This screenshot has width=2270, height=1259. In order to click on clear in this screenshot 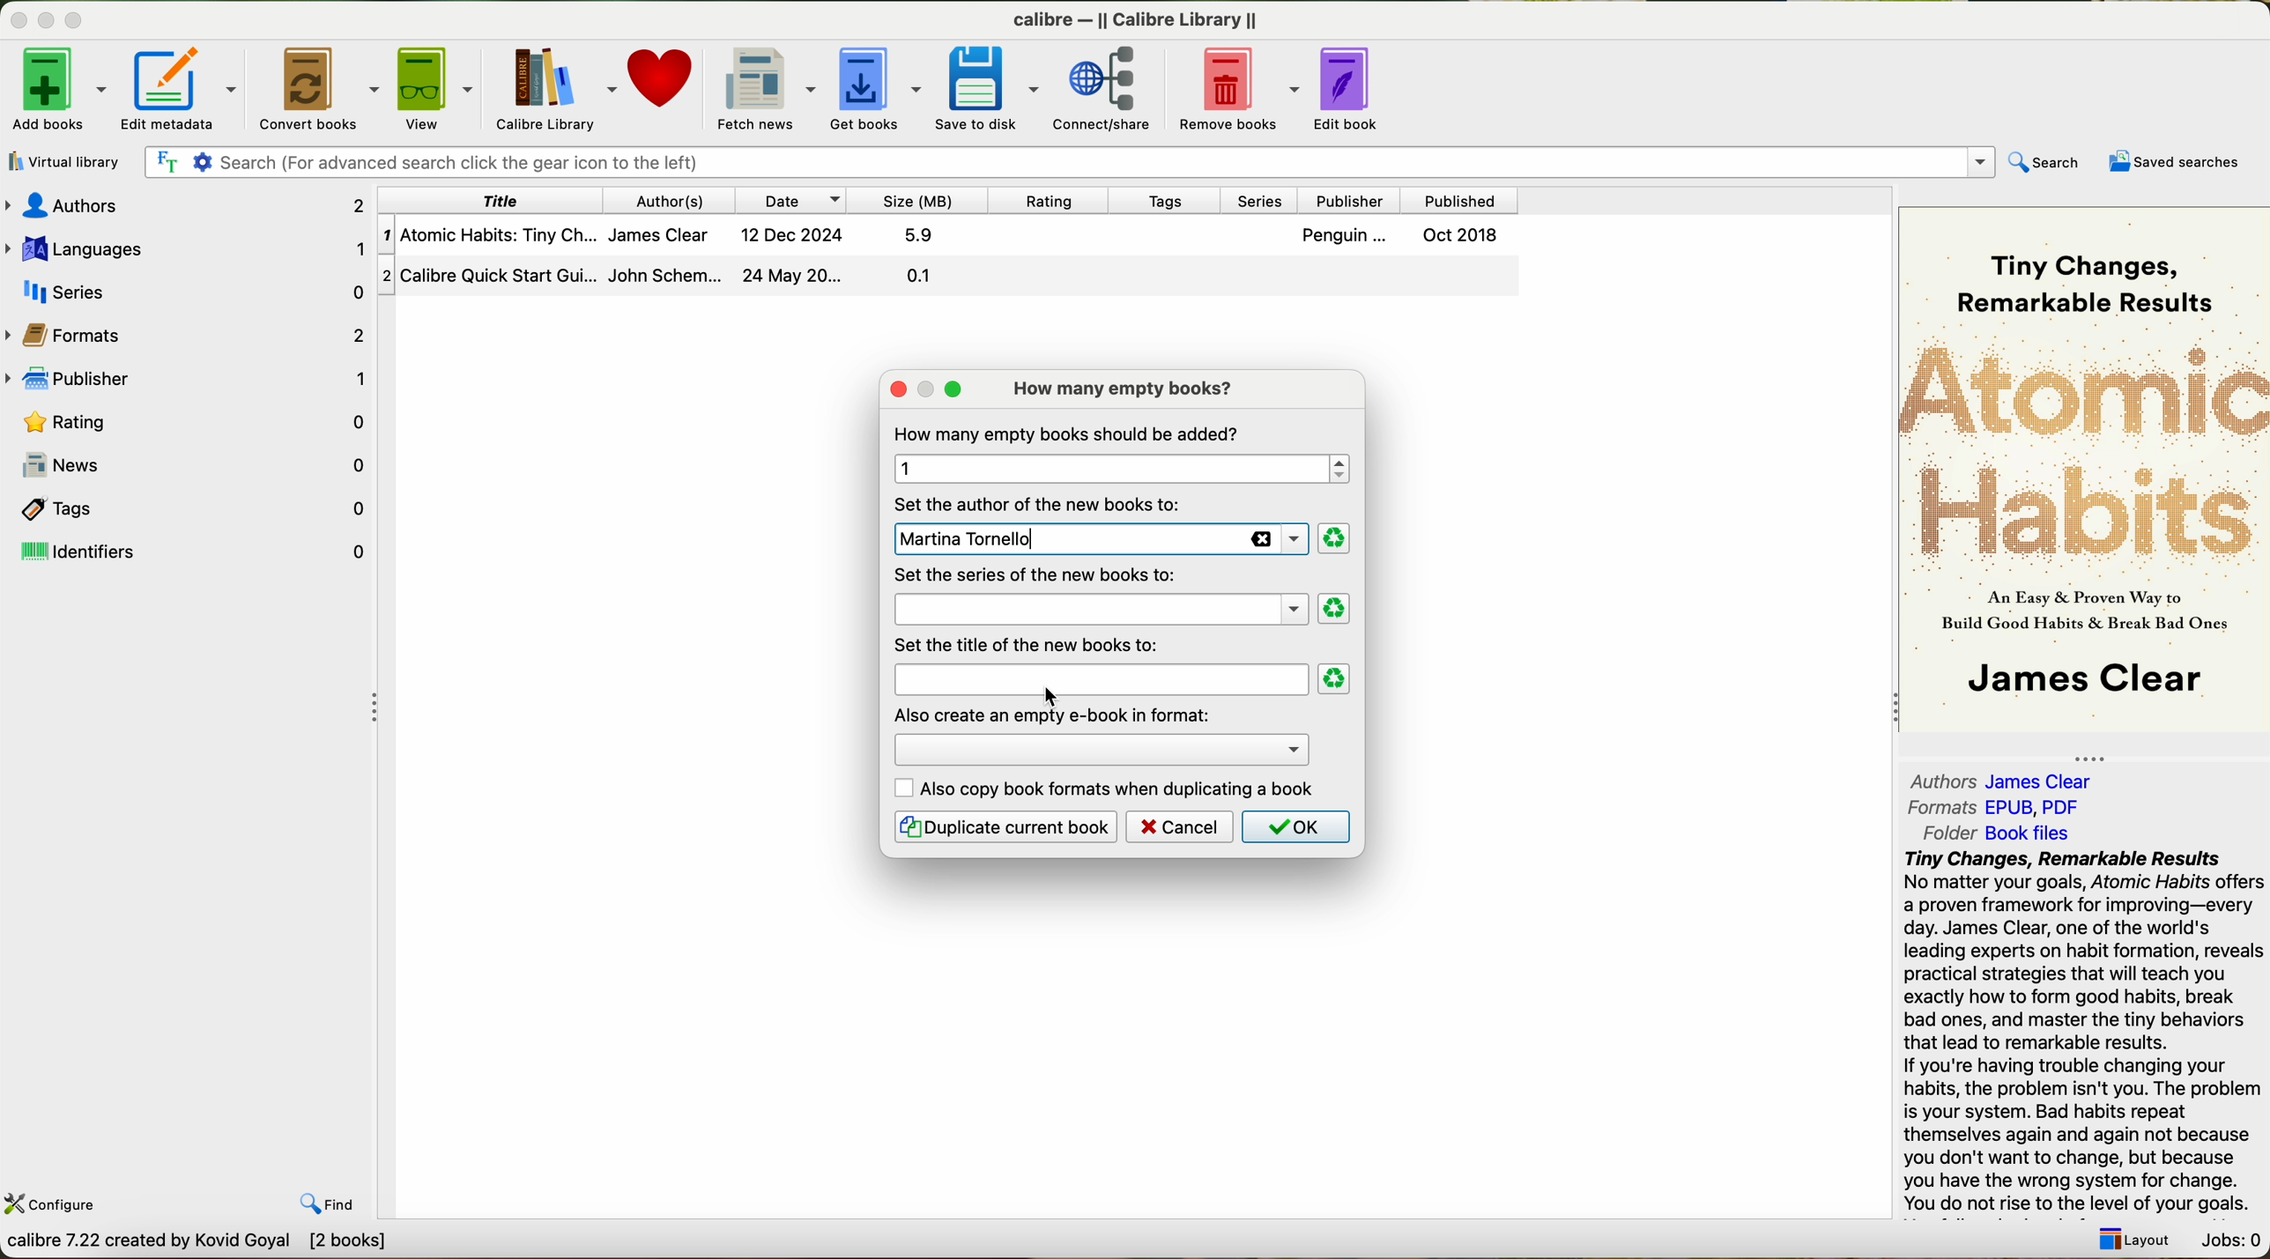, I will do `click(1336, 609)`.